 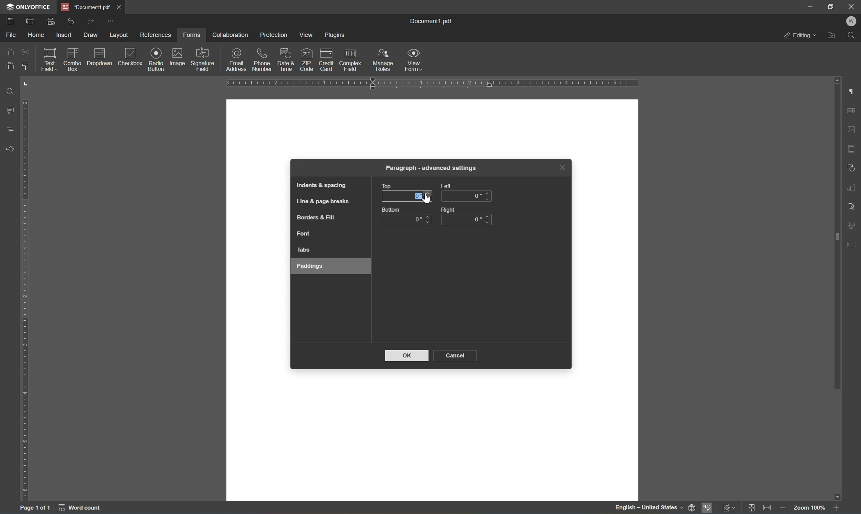 What do you see at coordinates (275, 35) in the screenshot?
I see `protection` at bounding box center [275, 35].